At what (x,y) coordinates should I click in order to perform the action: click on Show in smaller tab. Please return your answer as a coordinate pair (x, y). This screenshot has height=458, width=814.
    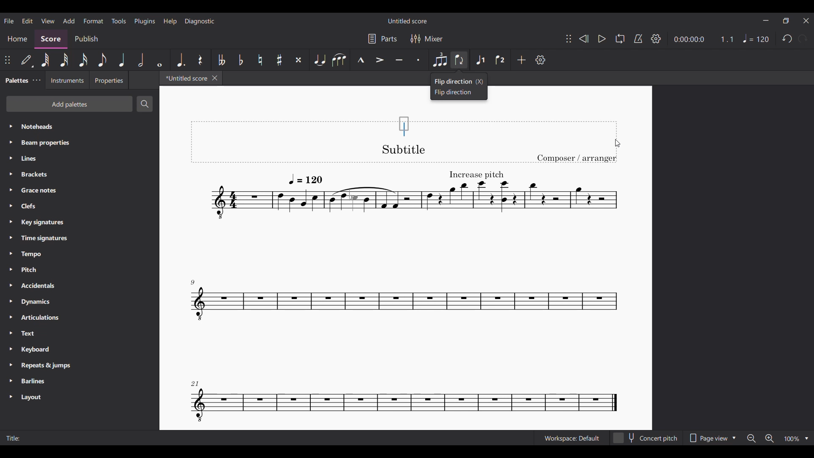
    Looking at the image, I should click on (786, 21).